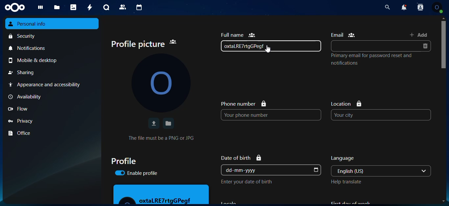  What do you see at coordinates (246, 182) in the screenshot?
I see `Enter your date of birth` at bounding box center [246, 182].